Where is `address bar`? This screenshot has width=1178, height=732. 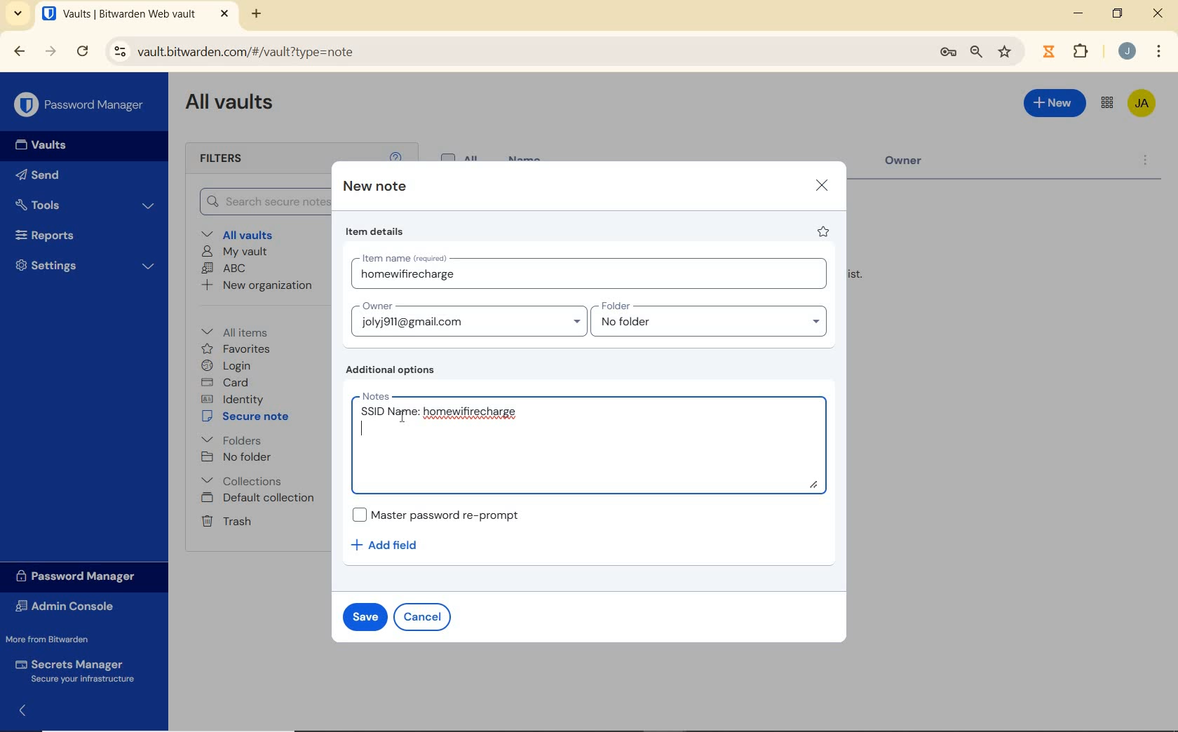
address bar is located at coordinates (512, 53).